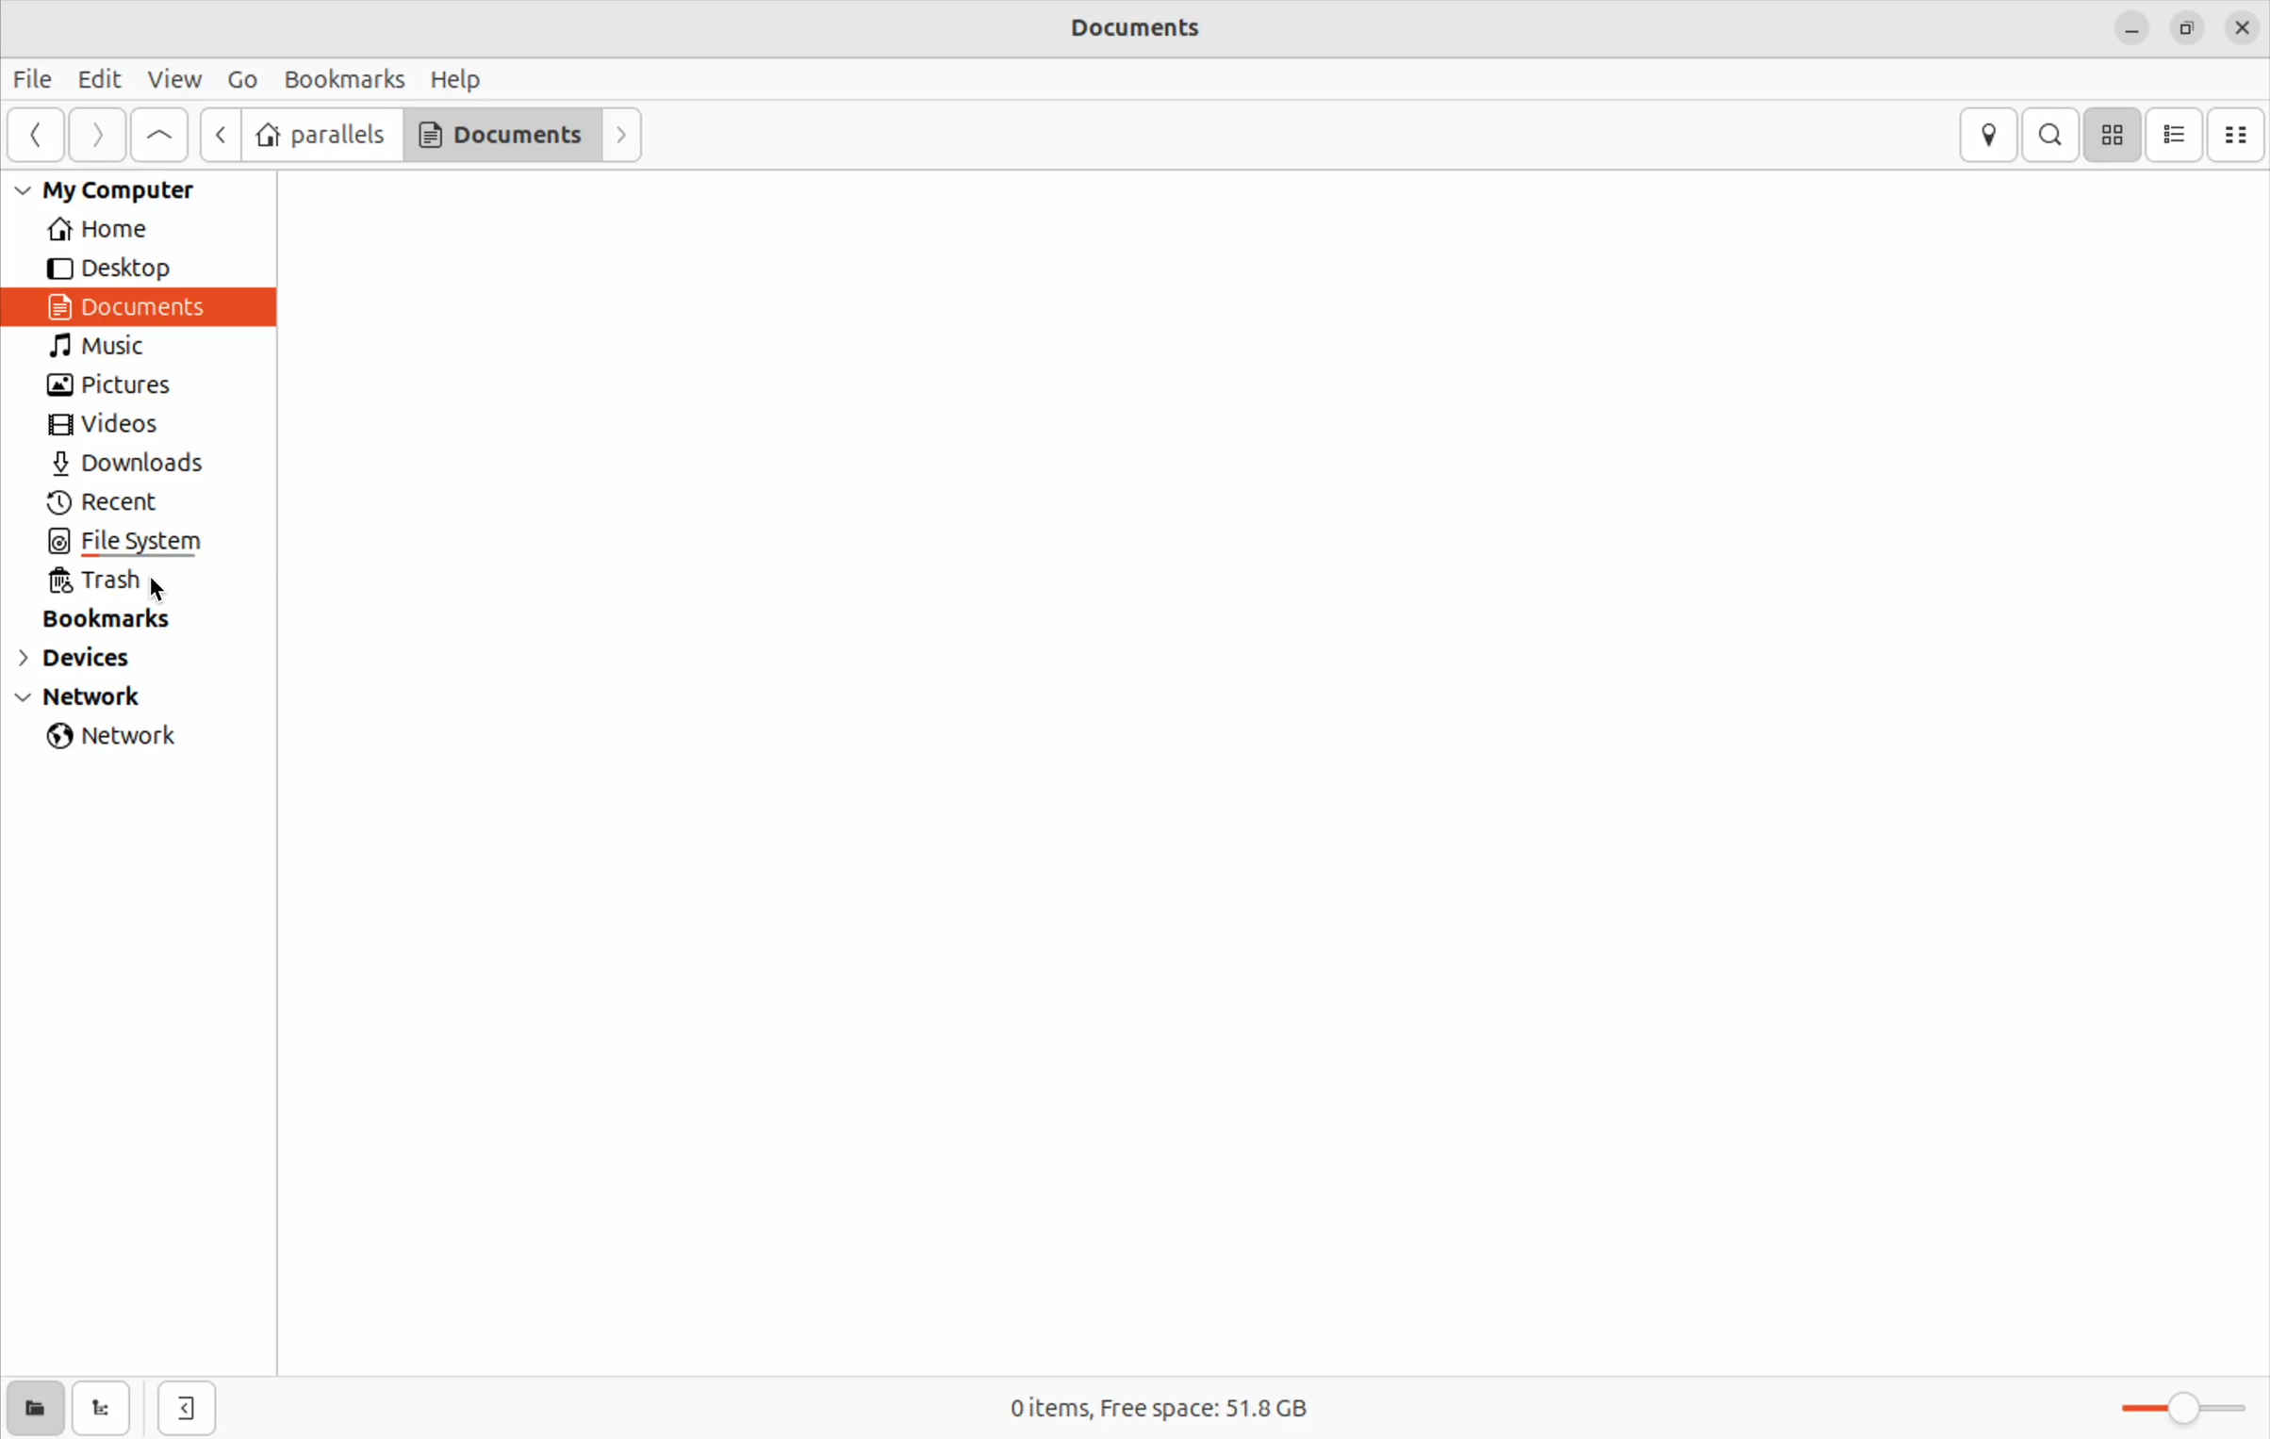 The image size is (2270, 1439). Describe the element at coordinates (1173, 30) in the screenshot. I see `documents` at that location.